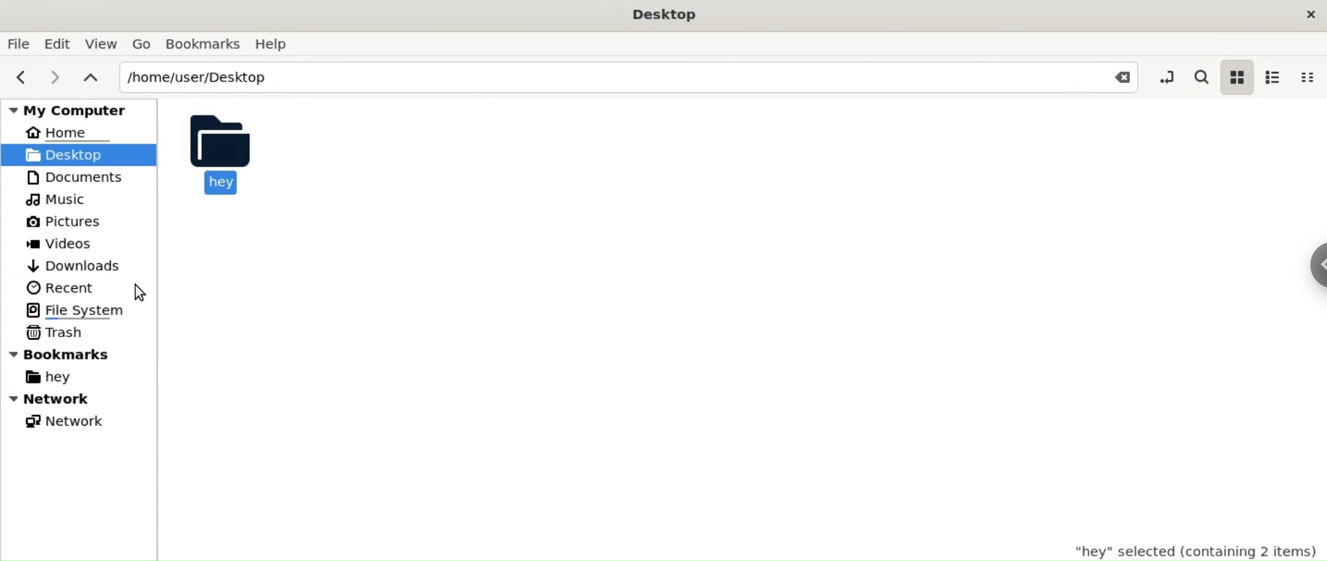 This screenshot has width=1327, height=561. Describe the element at coordinates (90, 76) in the screenshot. I see `parent folders` at that location.